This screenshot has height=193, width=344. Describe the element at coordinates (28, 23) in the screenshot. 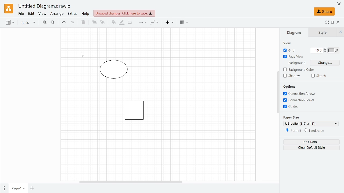

I see `Zoom` at that location.